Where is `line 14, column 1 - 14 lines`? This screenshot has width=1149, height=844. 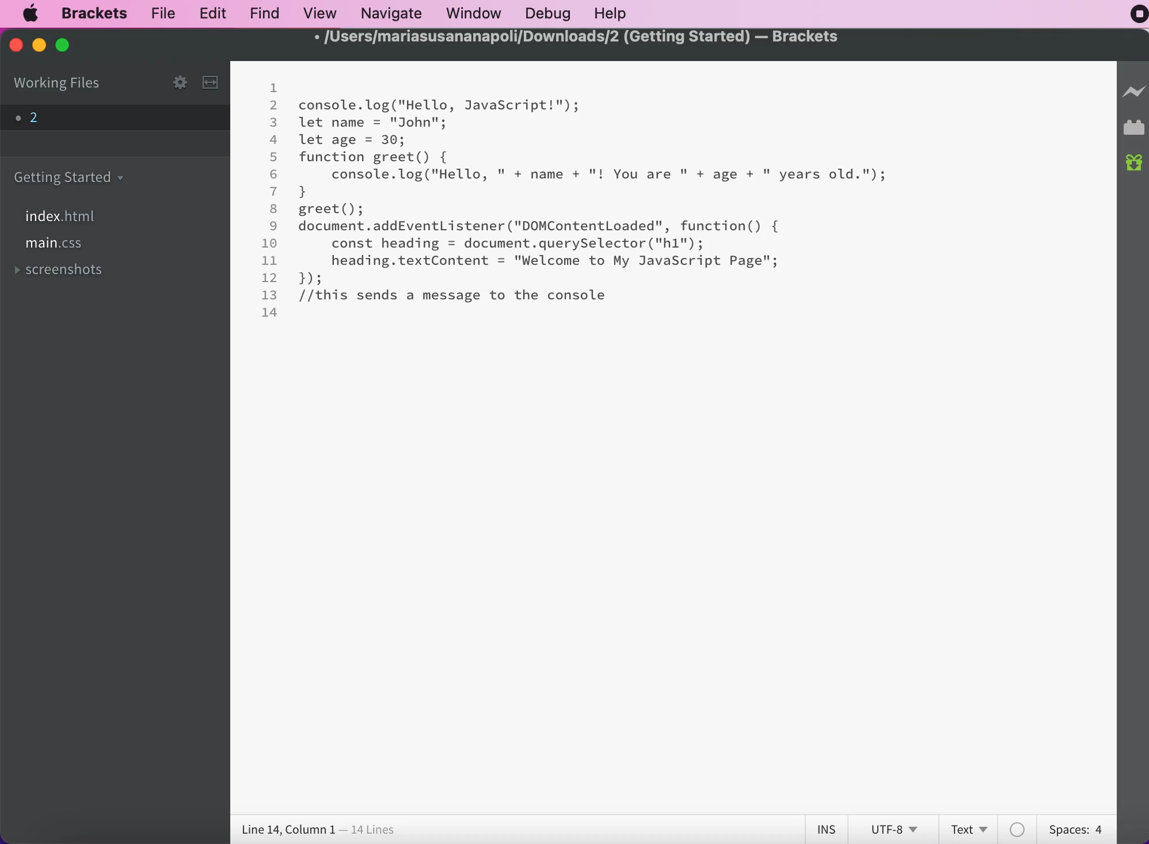
line 14, column 1 - 14 lines is located at coordinates (317, 828).